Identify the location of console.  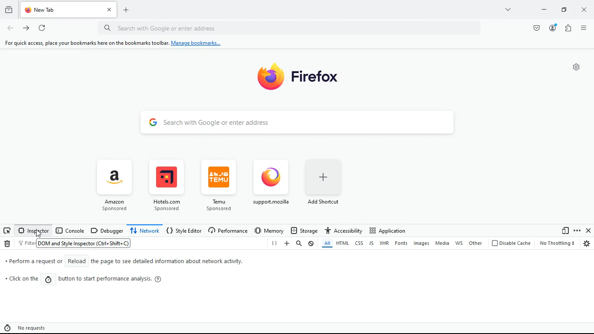
(70, 231).